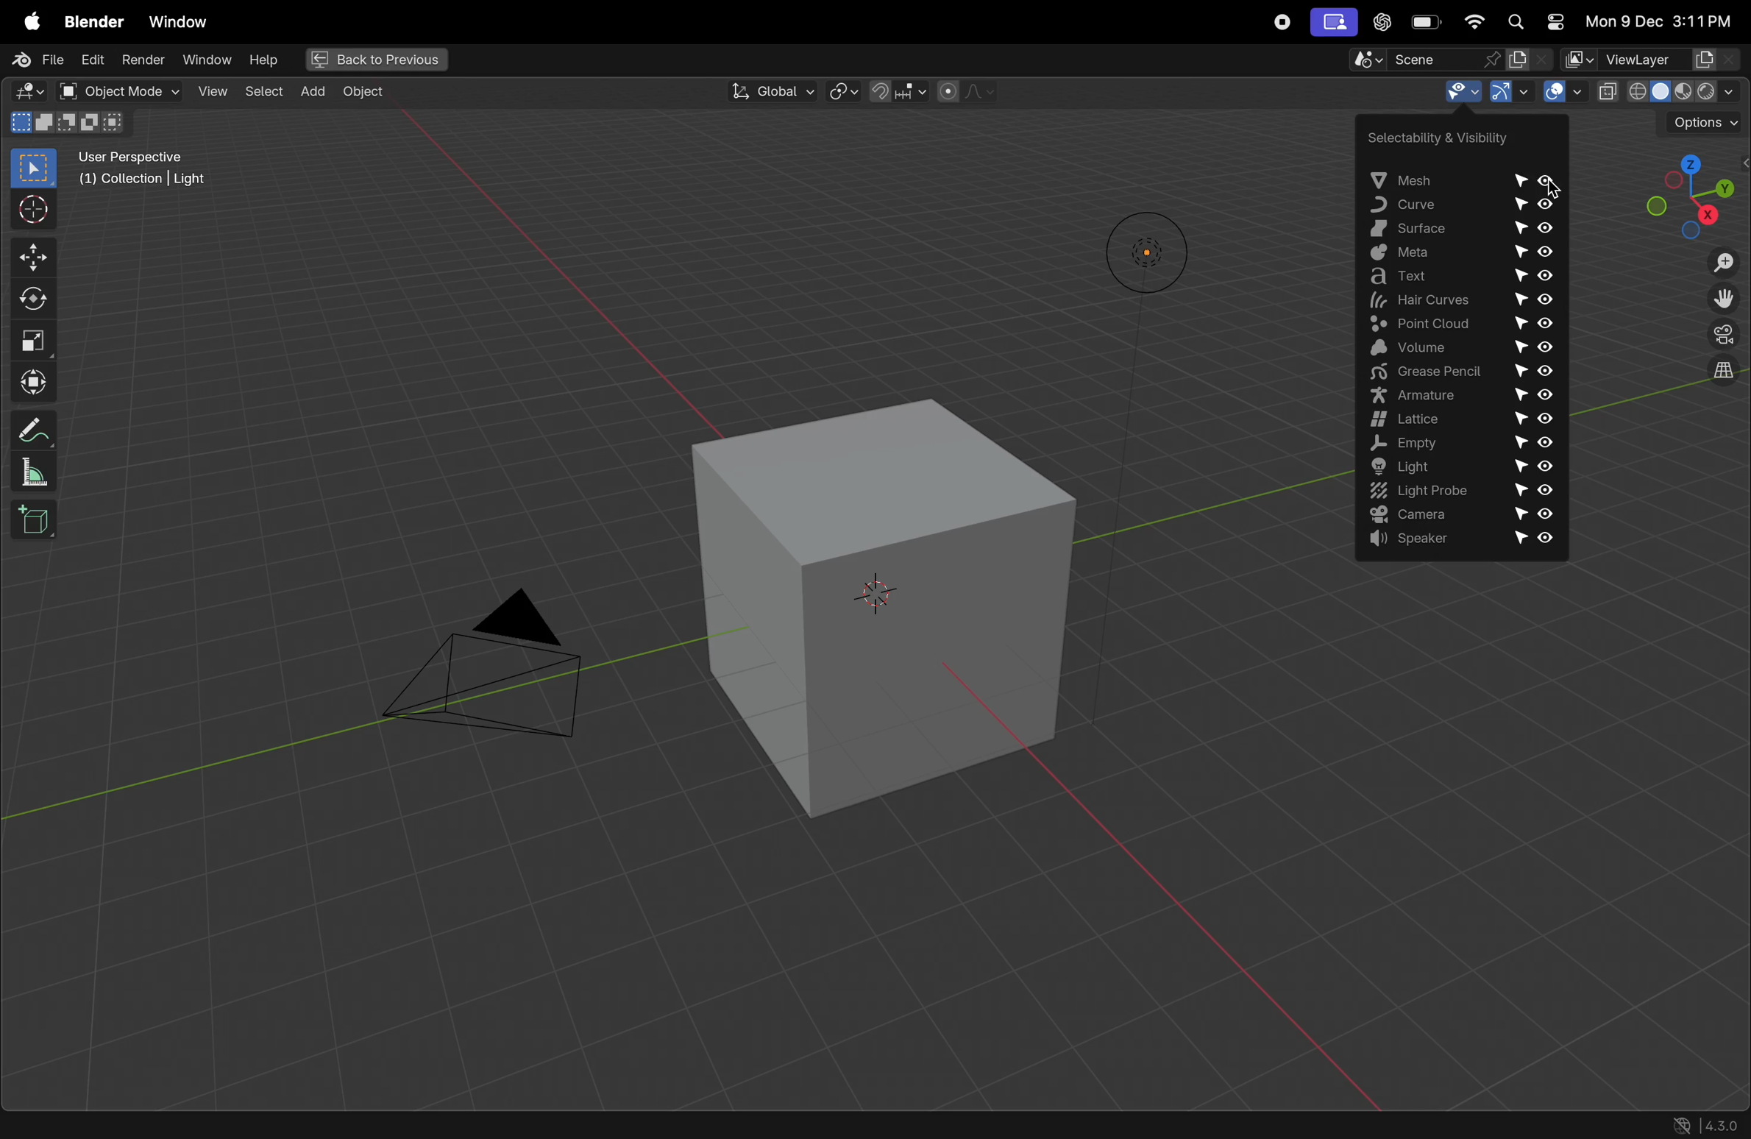  I want to click on battery, so click(1422, 24).